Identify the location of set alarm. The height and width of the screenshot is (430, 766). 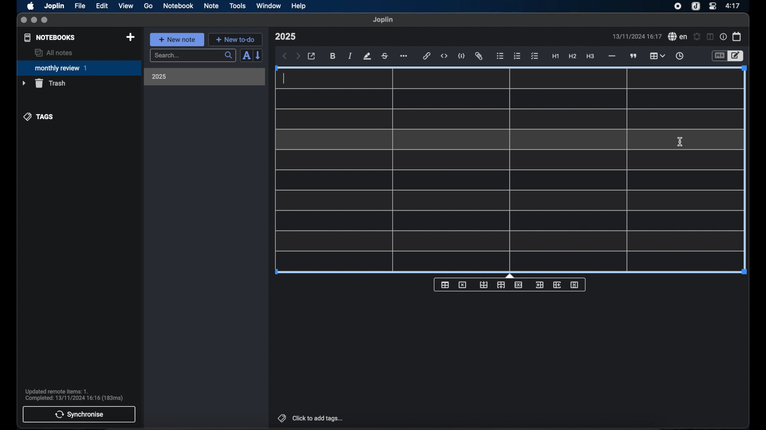
(697, 37).